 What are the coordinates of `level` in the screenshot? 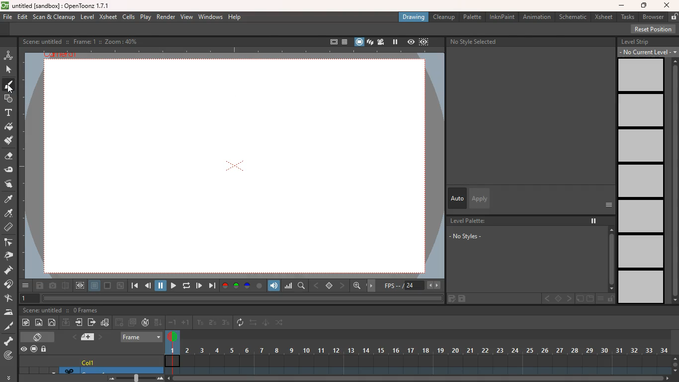 It's located at (640, 111).